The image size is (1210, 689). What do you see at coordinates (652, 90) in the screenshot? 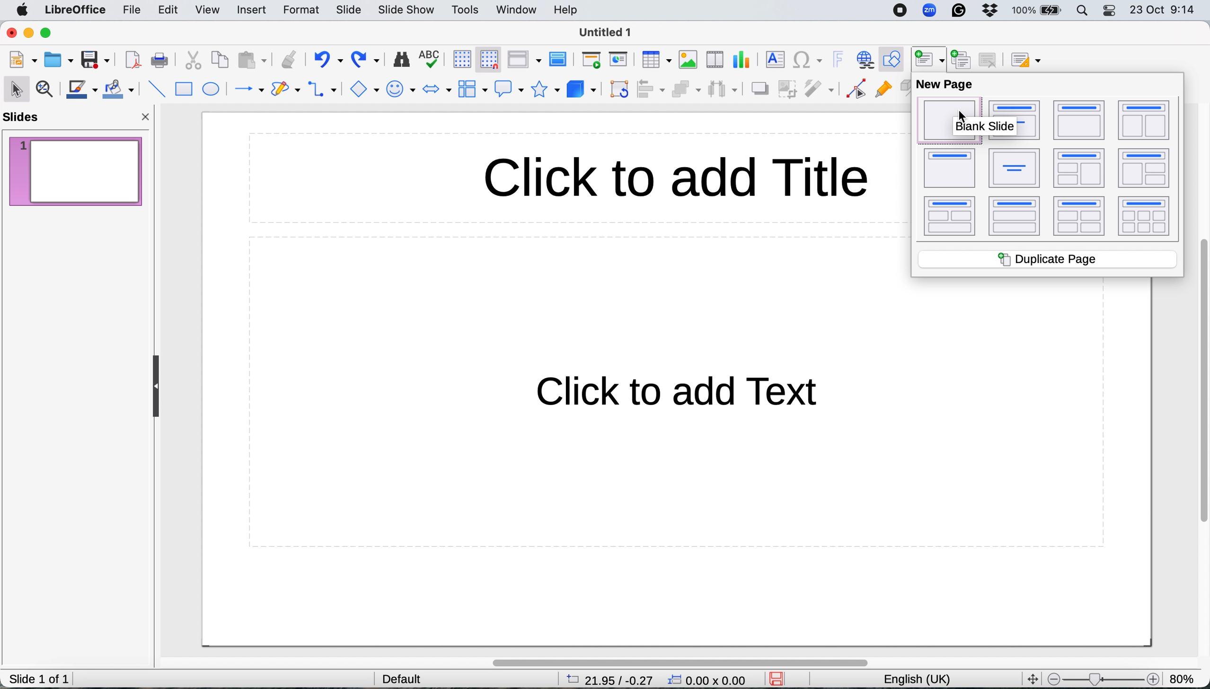
I see `align objects` at bounding box center [652, 90].